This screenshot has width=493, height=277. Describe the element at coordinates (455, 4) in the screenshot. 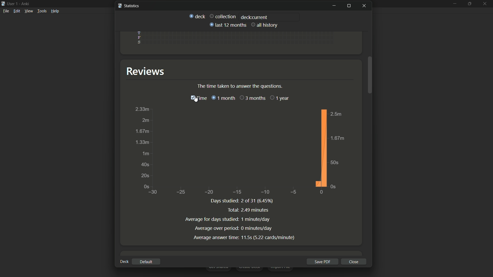

I see `minimize` at that location.